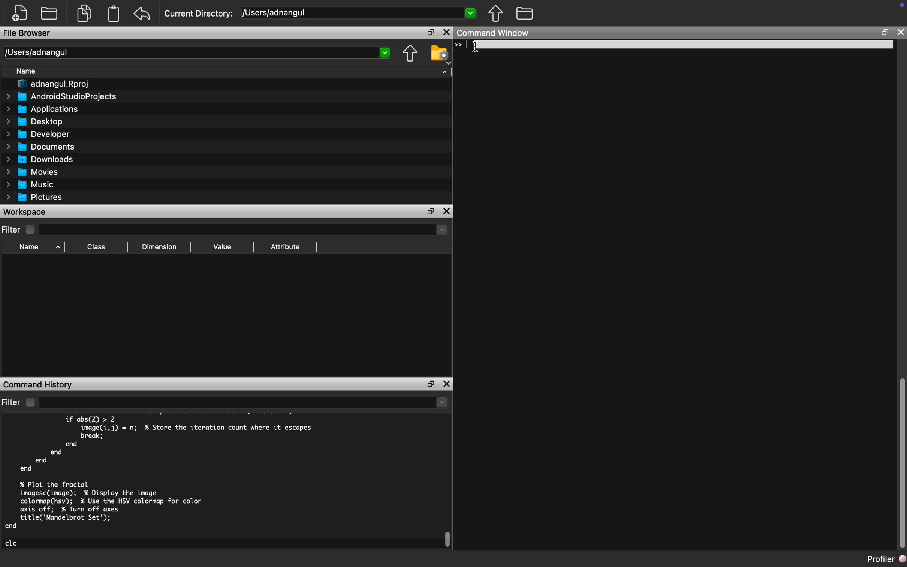 The image size is (907, 567). I want to click on Restore Down, so click(432, 32).